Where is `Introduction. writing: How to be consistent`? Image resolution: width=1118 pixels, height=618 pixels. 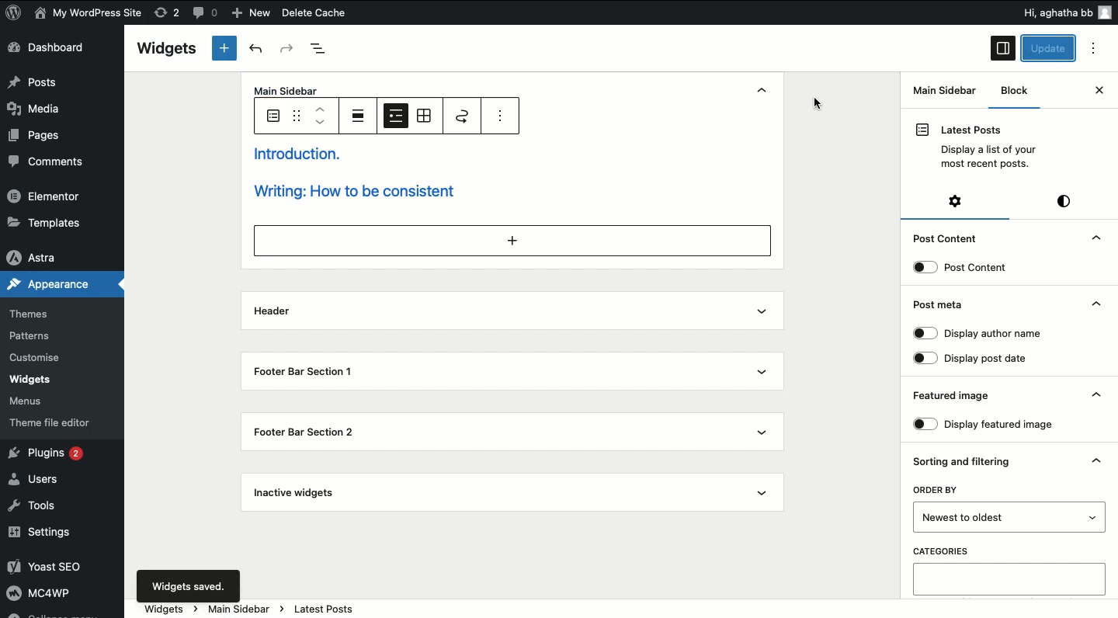
Introduction. writing: How to be consistent is located at coordinates (489, 171).